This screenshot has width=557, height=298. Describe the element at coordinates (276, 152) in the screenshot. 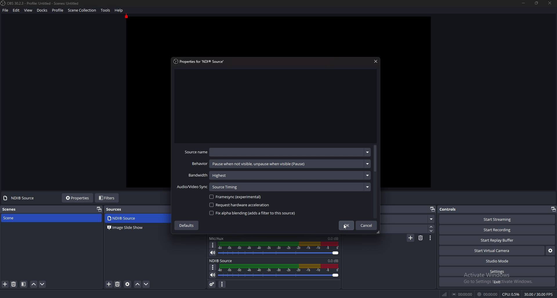

I see `source name` at that location.